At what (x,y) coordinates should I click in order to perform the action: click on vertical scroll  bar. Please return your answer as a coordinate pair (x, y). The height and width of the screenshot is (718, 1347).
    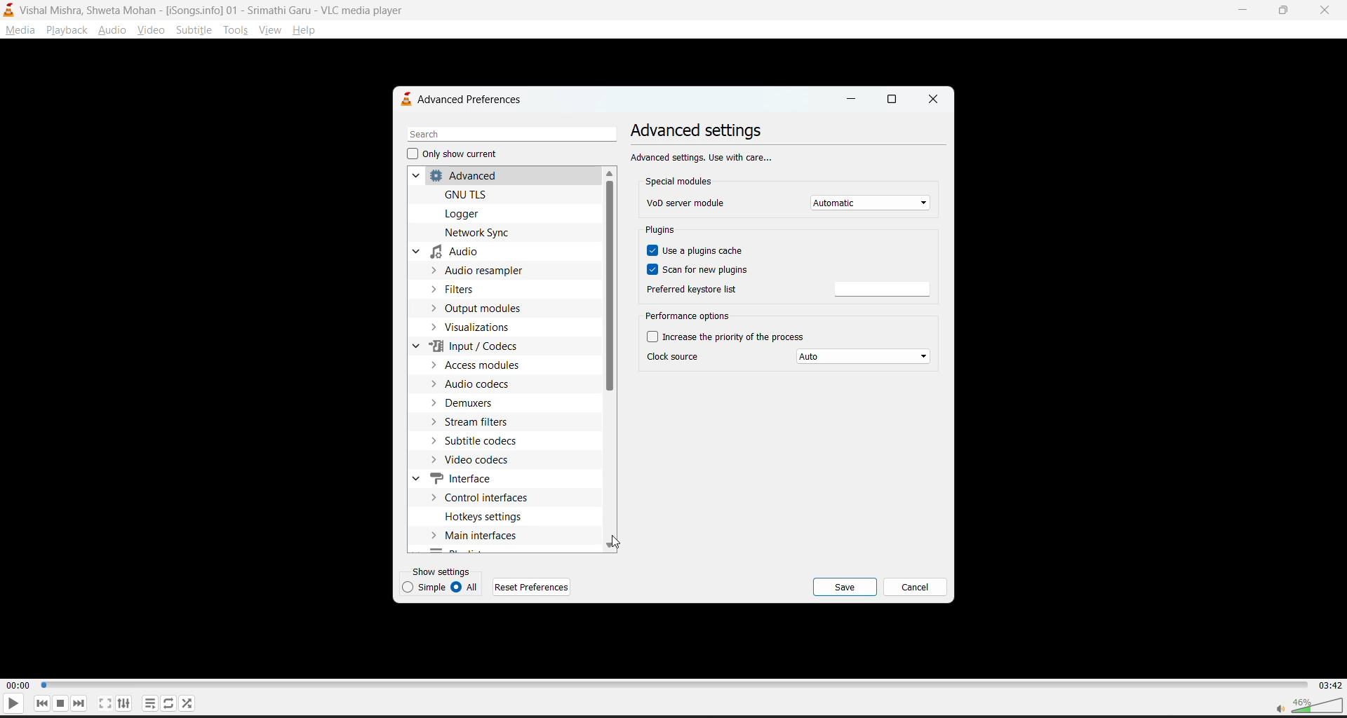
    Looking at the image, I should click on (608, 286).